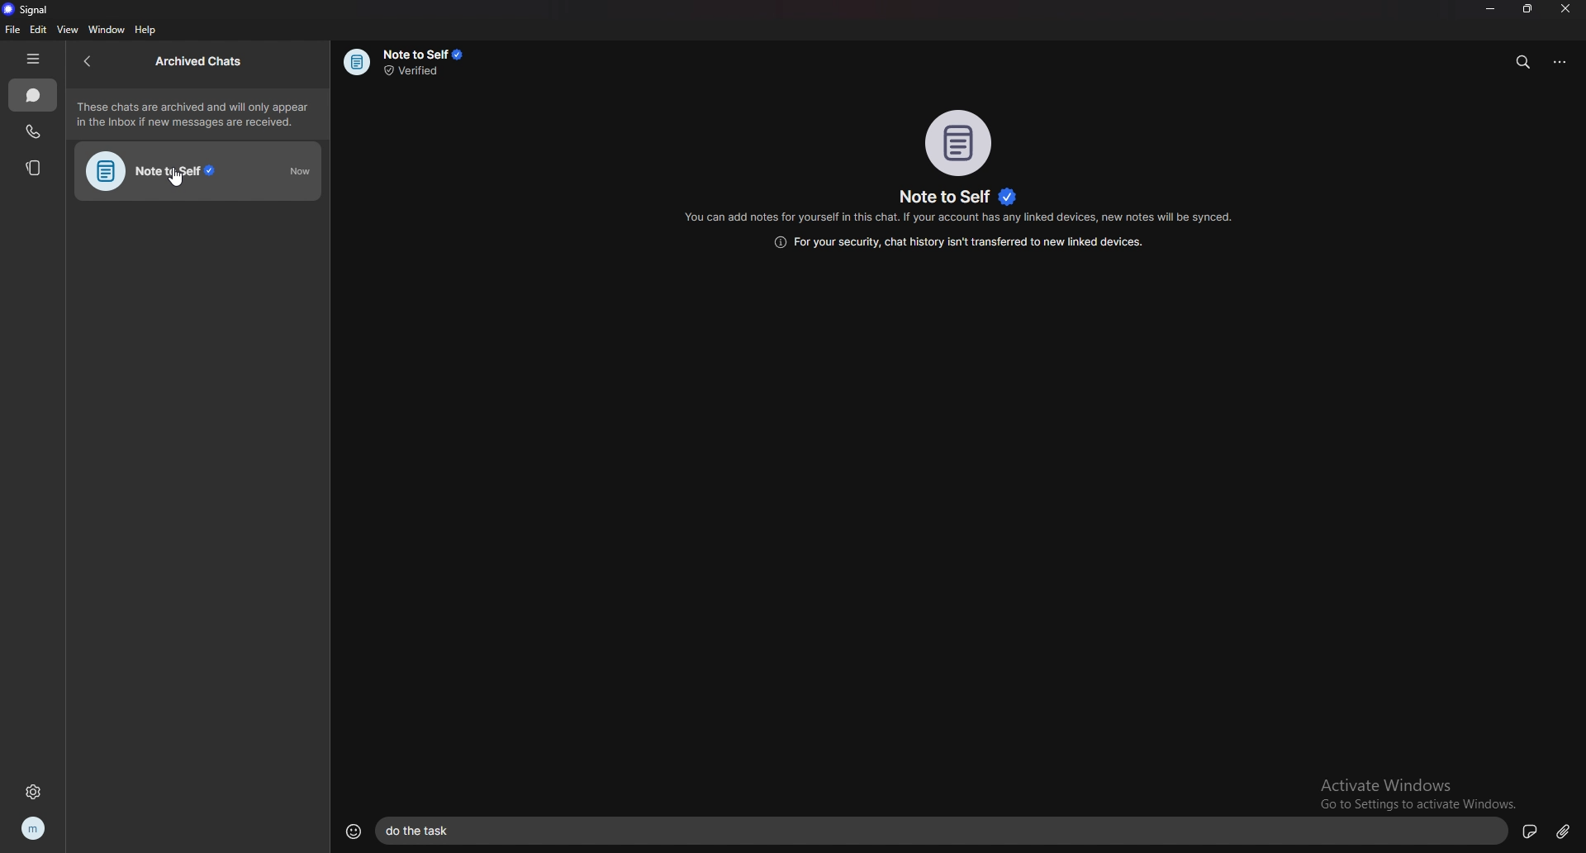 This screenshot has width=1586, height=853. I want to click on close, so click(1567, 8).